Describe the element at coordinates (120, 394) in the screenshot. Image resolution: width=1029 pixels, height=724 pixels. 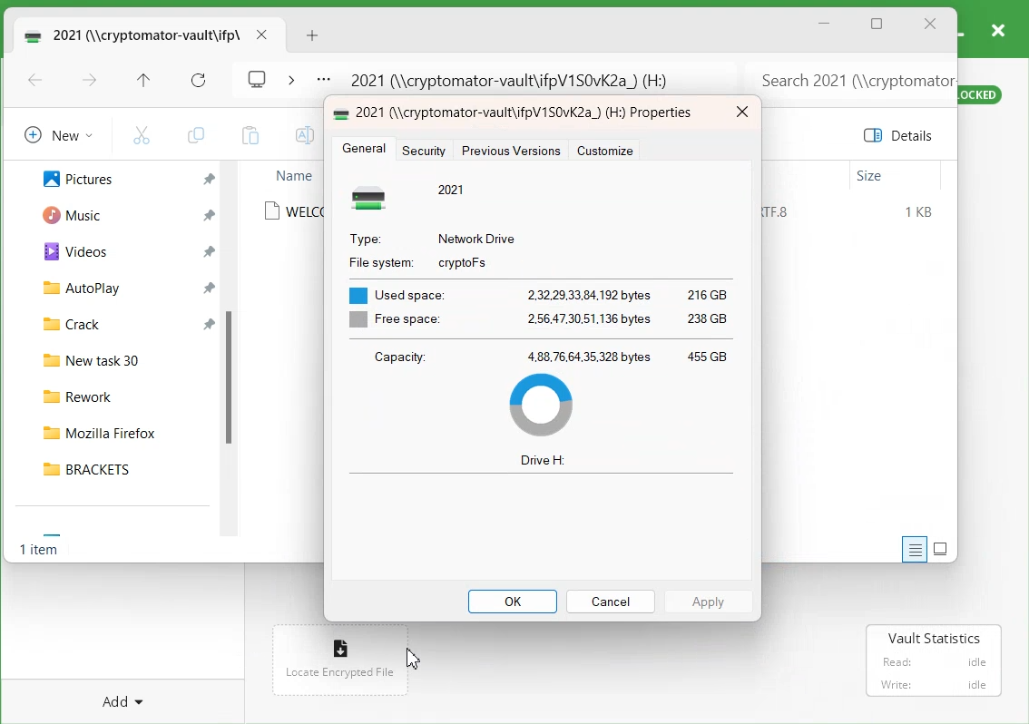
I see `Rework` at that location.